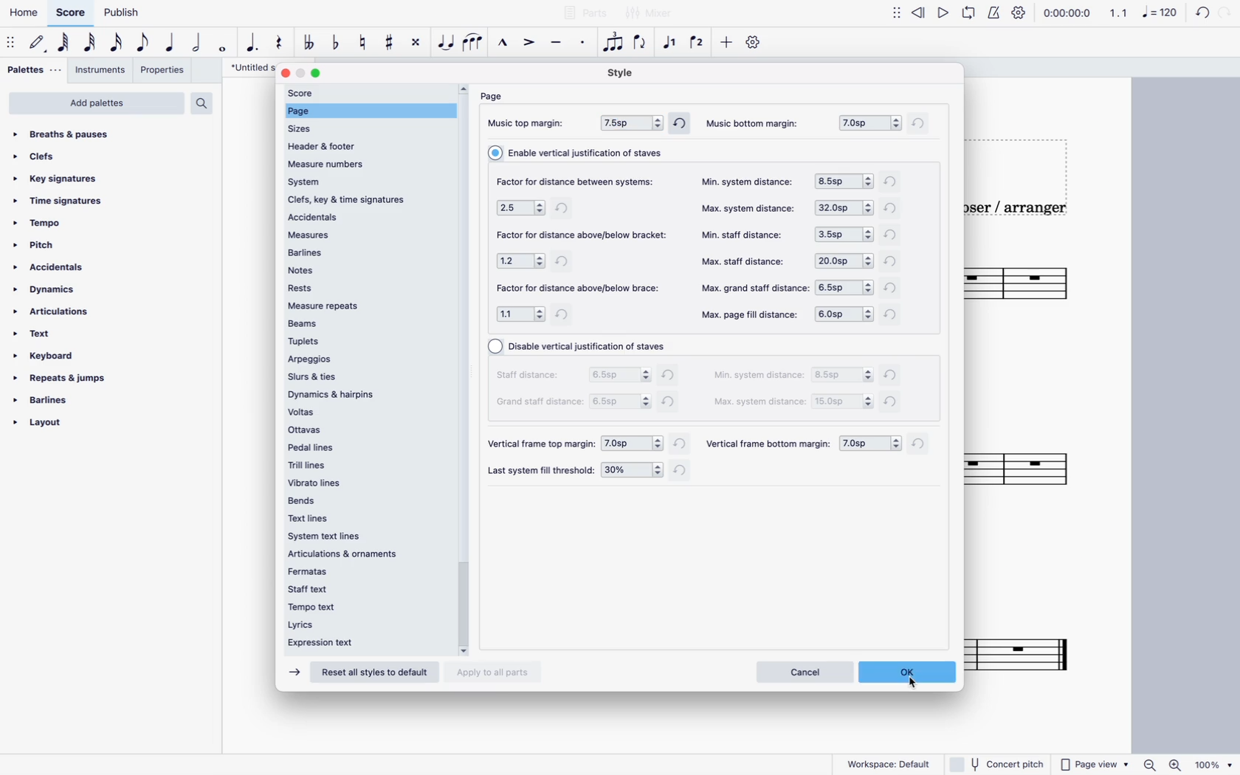 The image size is (1240, 775). I want to click on rest, so click(278, 44).